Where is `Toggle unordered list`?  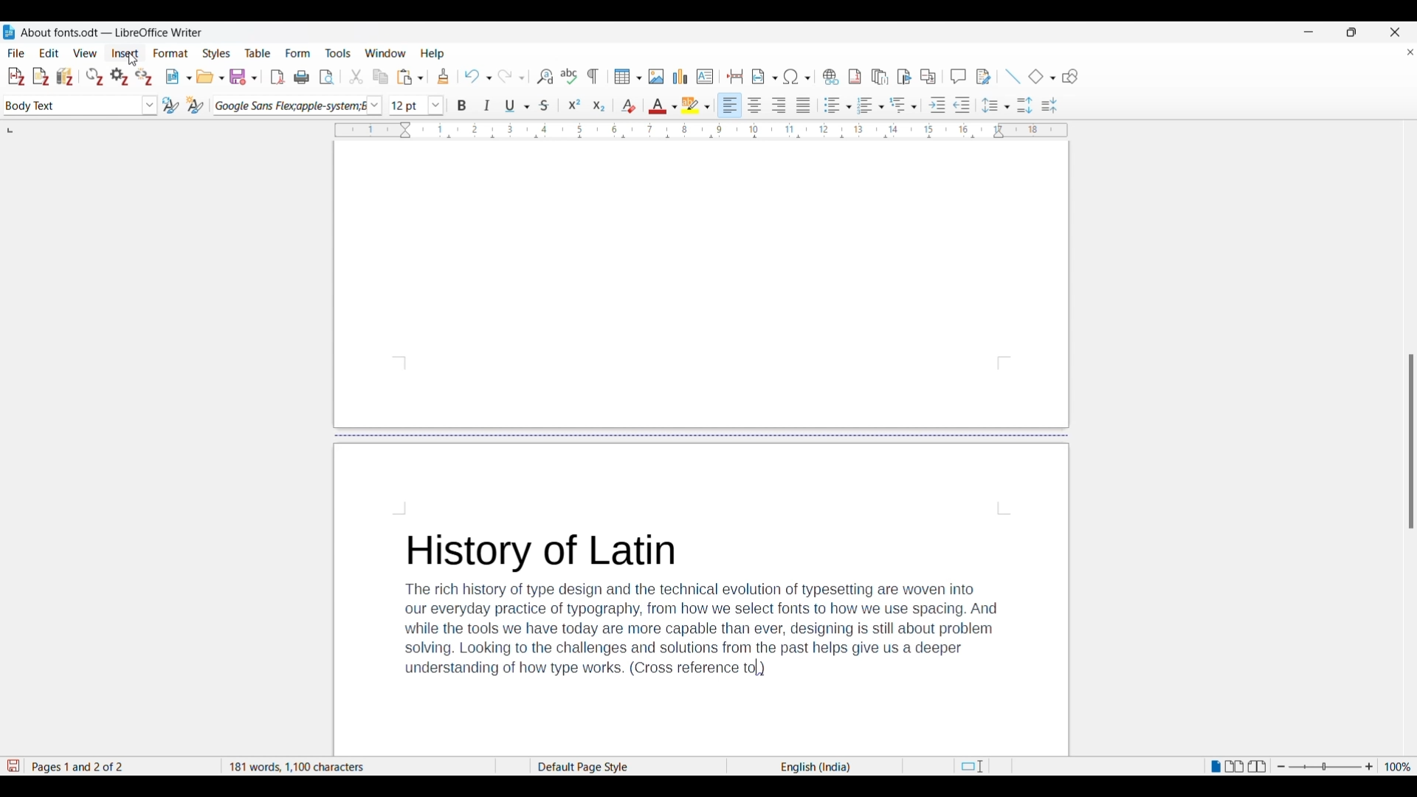
Toggle unordered list is located at coordinates (838, 105).